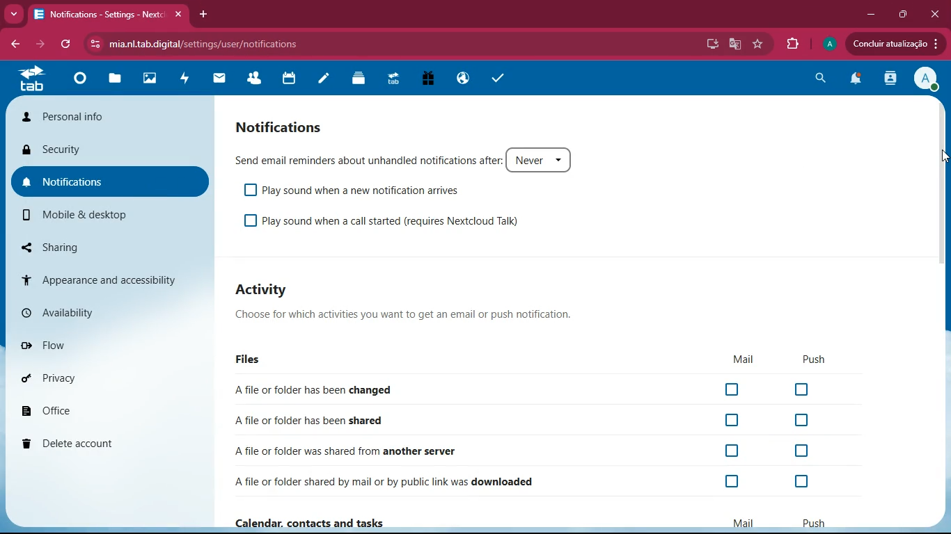  What do you see at coordinates (462, 79) in the screenshot?
I see `public` at bounding box center [462, 79].